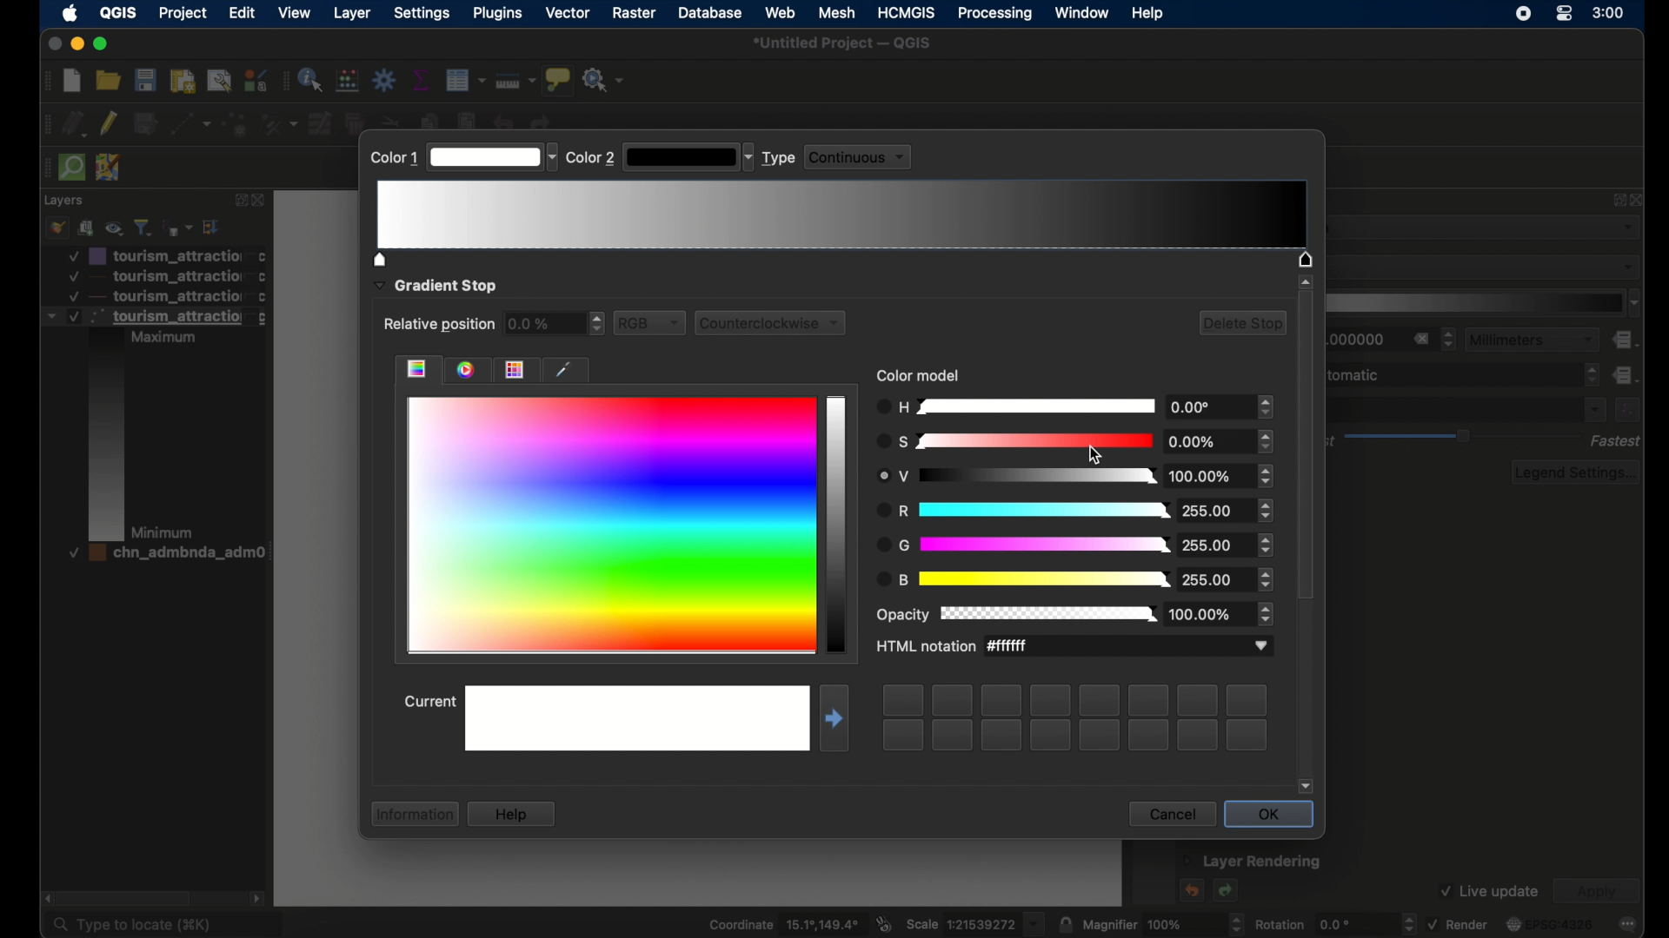 The height and width of the screenshot is (938, 1669). What do you see at coordinates (591, 158) in the screenshot?
I see `color 2` at bounding box center [591, 158].